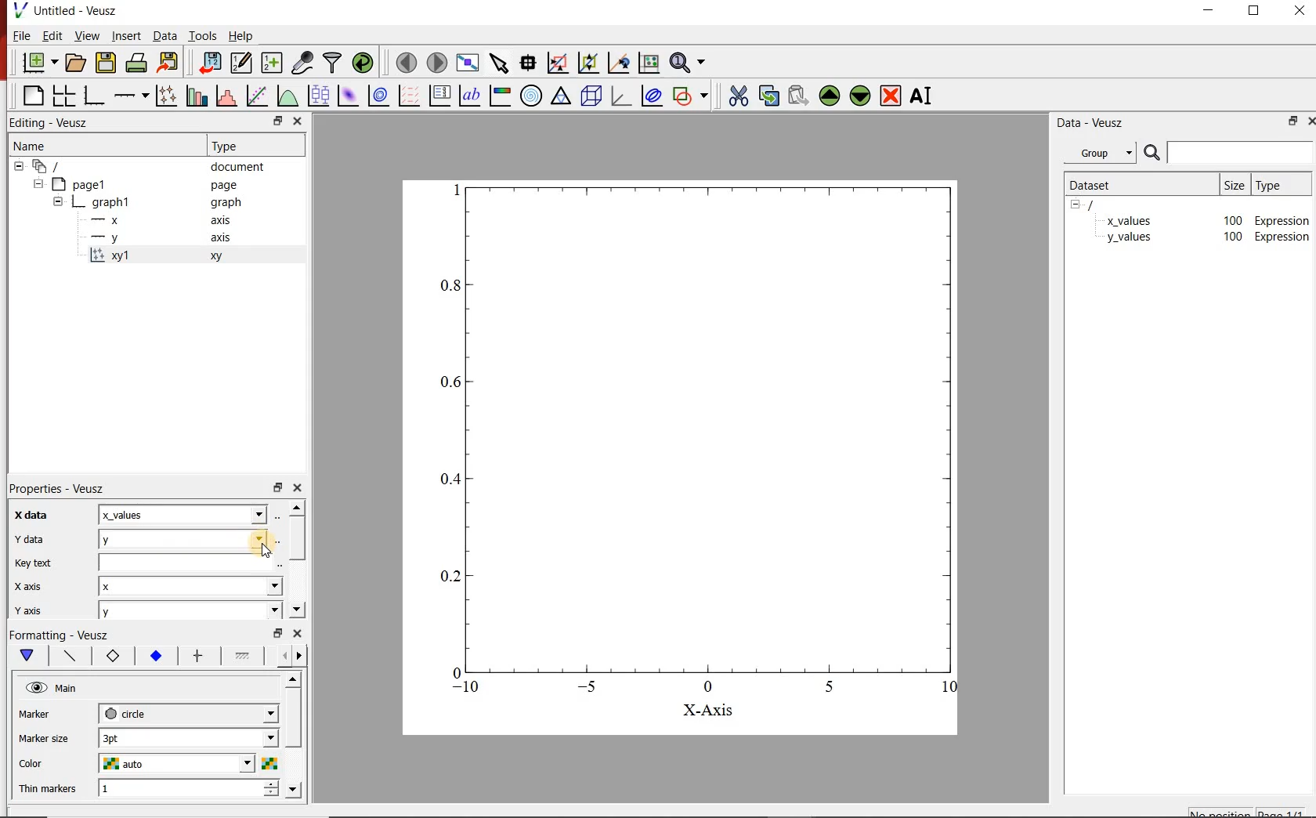  I want to click on data-veusz, so click(1091, 125).